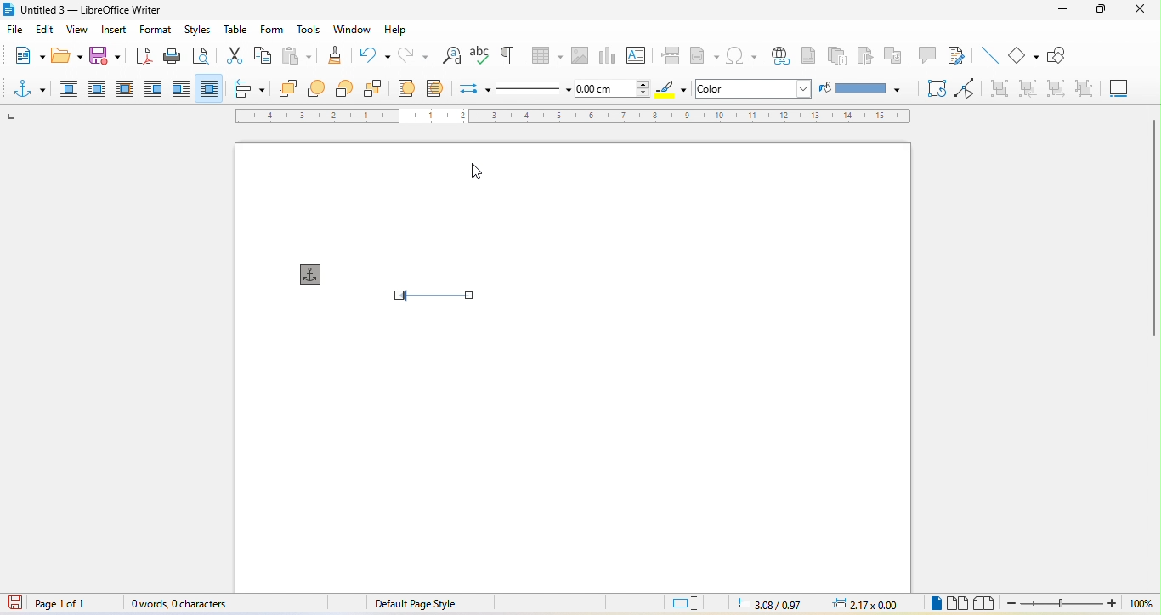  Describe the element at coordinates (416, 54) in the screenshot. I see `redo` at that location.